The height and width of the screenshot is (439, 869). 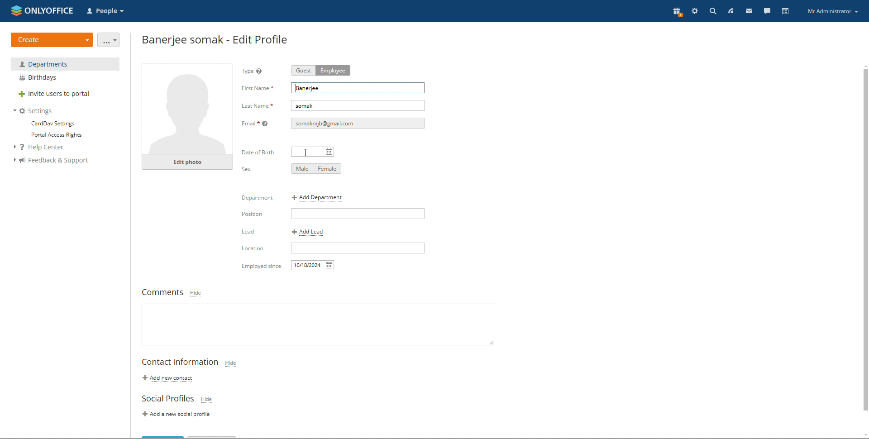 What do you see at coordinates (65, 78) in the screenshot?
I see `birthdays` at bounding box center [65, 78].